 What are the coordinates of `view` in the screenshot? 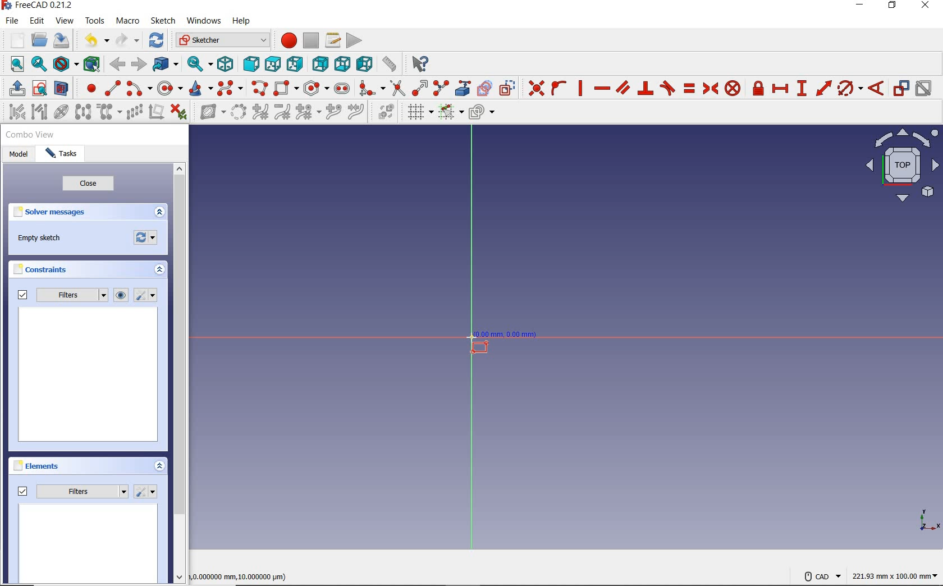 It's located at (65, 21).